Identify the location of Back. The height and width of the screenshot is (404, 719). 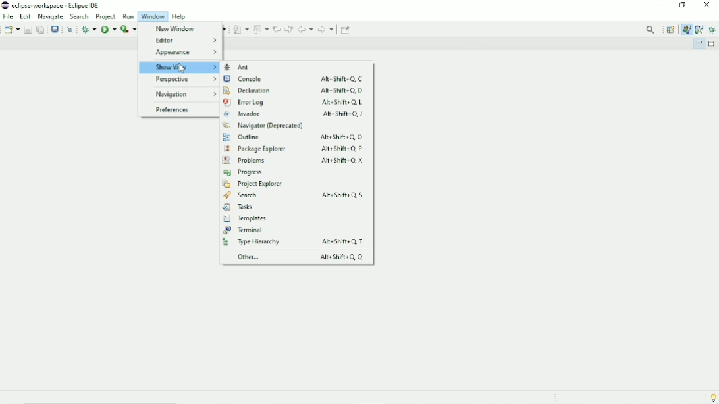
(306, 30).